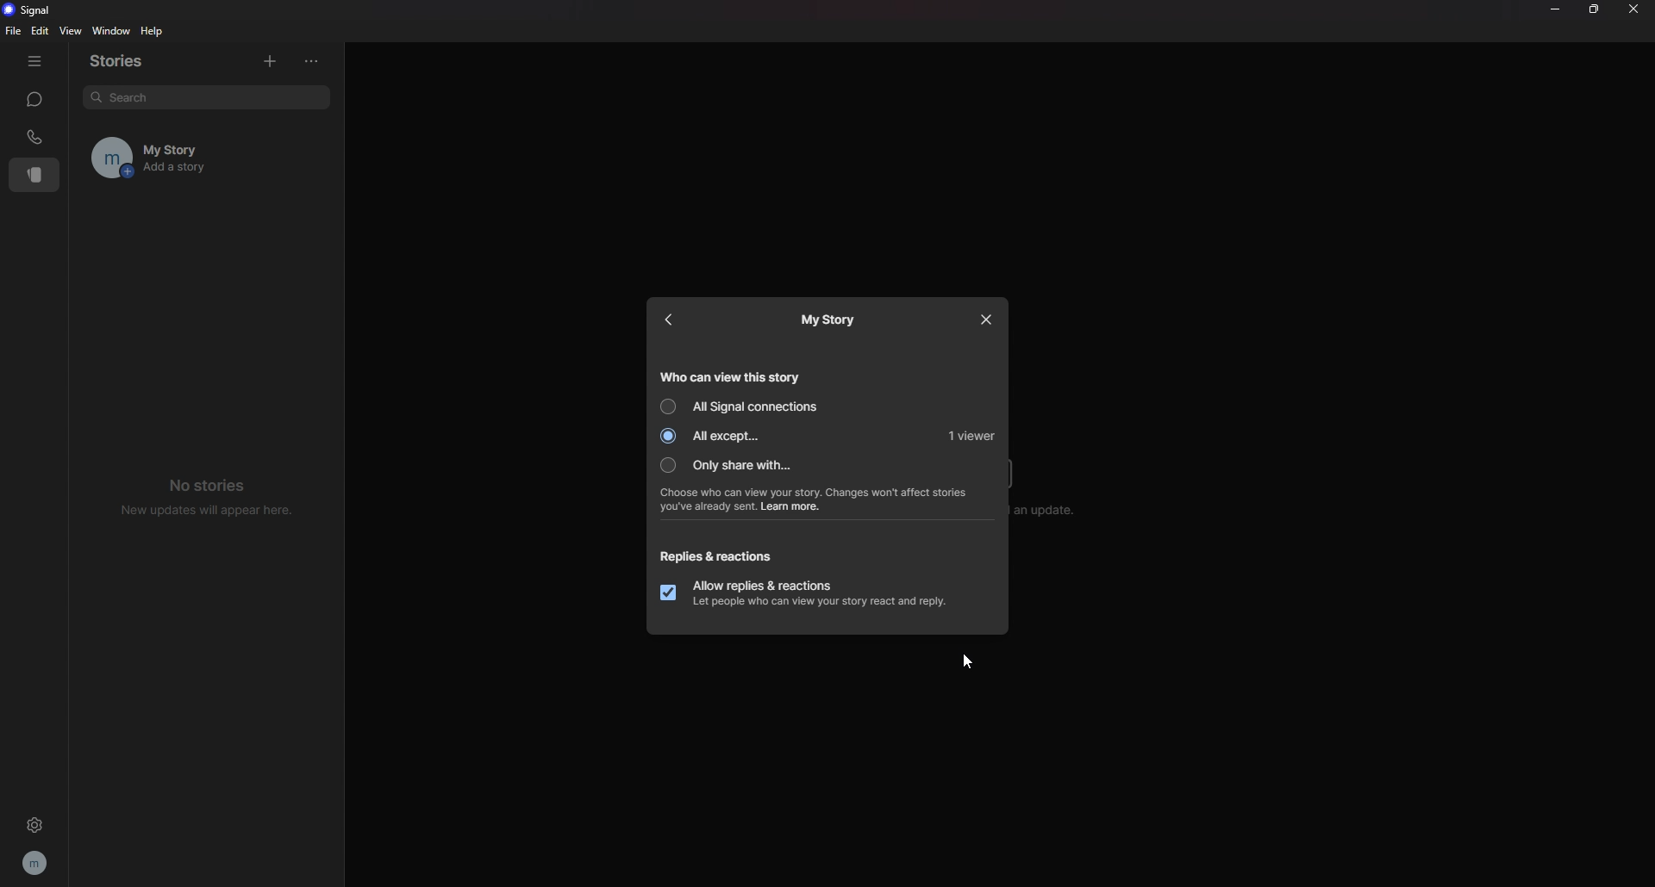 This screenshot has width=1655, height=887. I want to click on calls, so click(35, 137).